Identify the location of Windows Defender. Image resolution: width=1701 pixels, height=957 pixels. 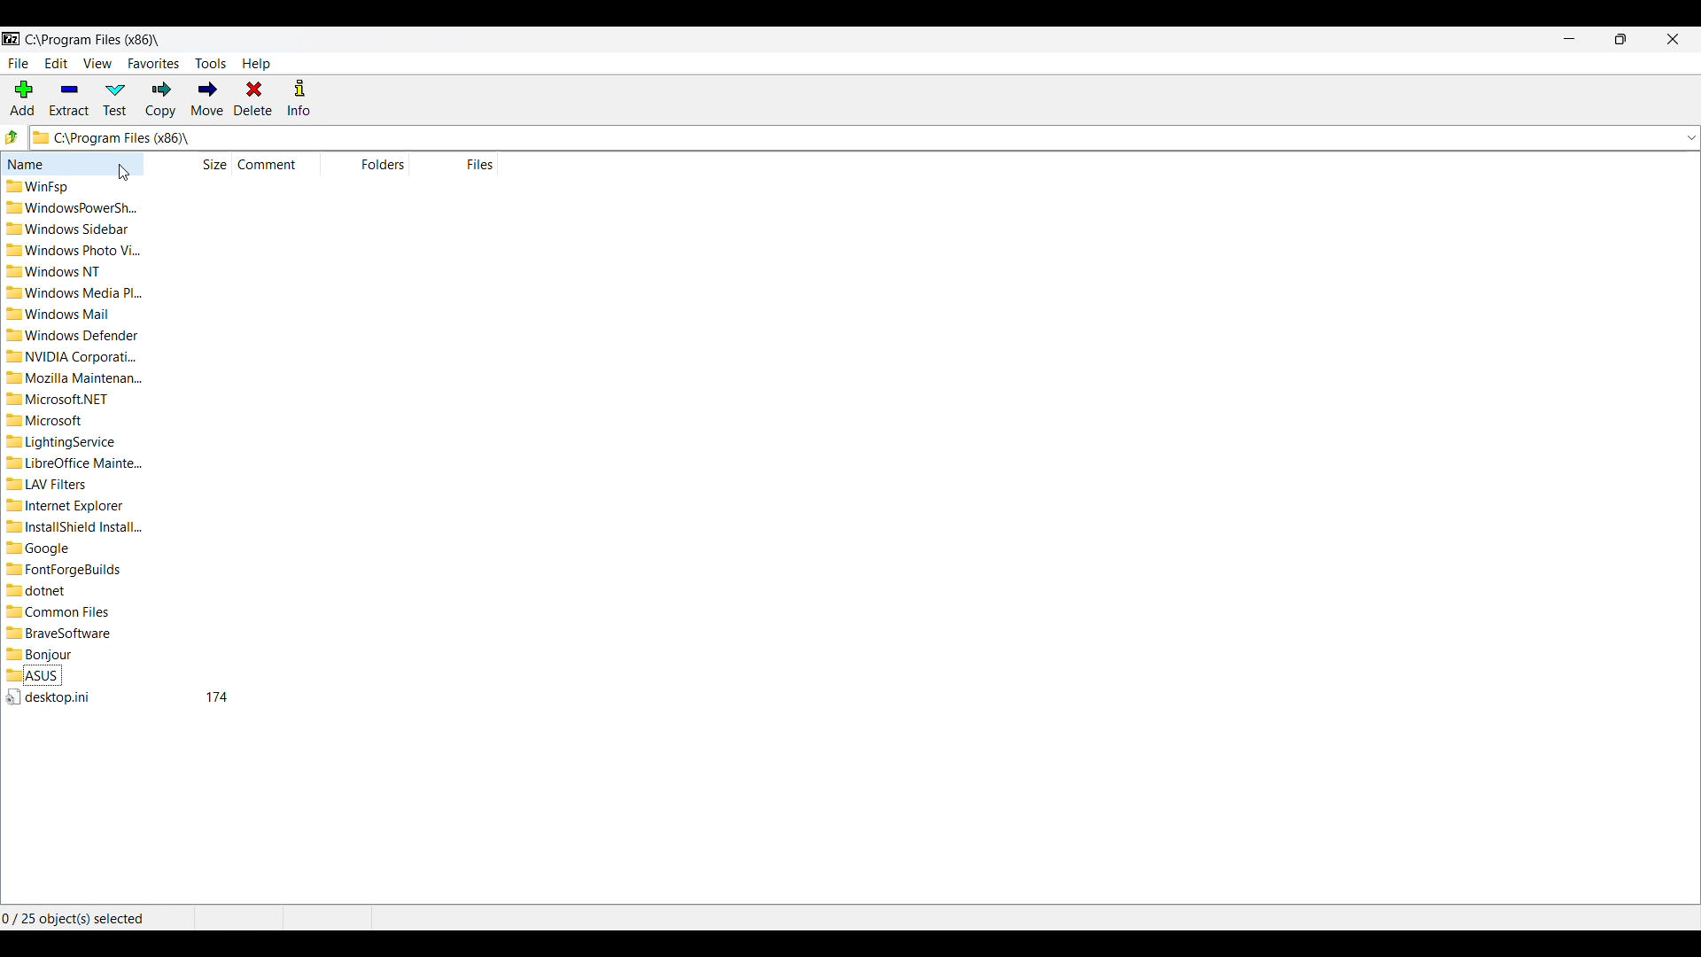
(79, 334).